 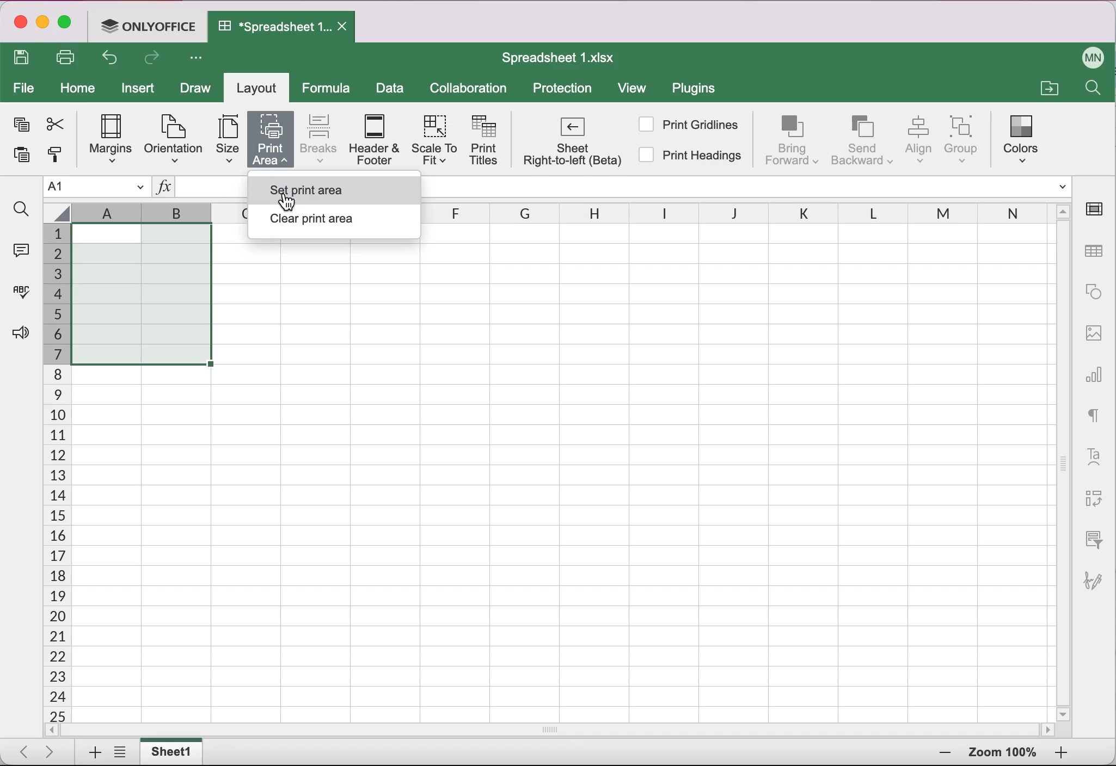 What do you see at coordinates (90, 753) in the screenshot?
I see `add sheet` at bounding box center [90, 753].